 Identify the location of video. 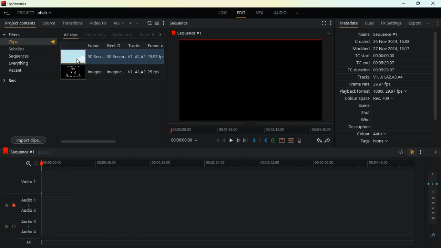
(72, 56).